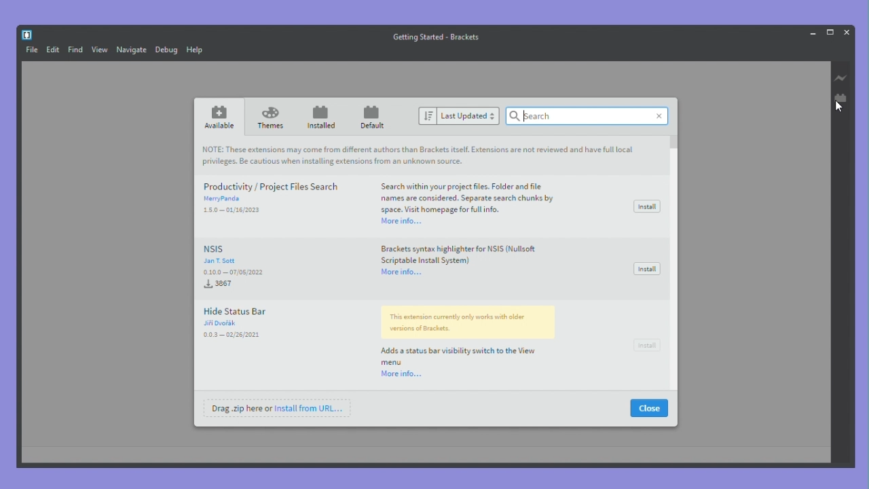 The height and width of the screenshot is (489, 869). I want to click on Close, so click(648, 409).